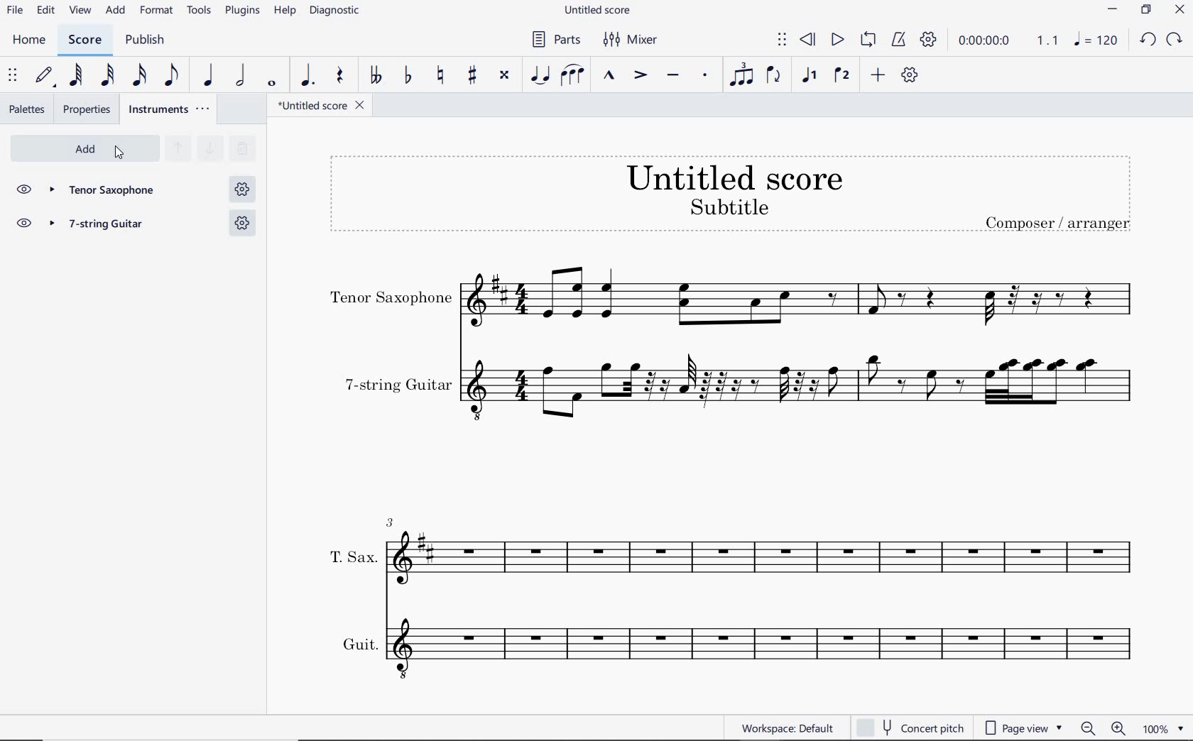  What do you see at coordinates (89, 109) in the screenshot?
I see `PROPERTIES` at bounding box center [89, 109].